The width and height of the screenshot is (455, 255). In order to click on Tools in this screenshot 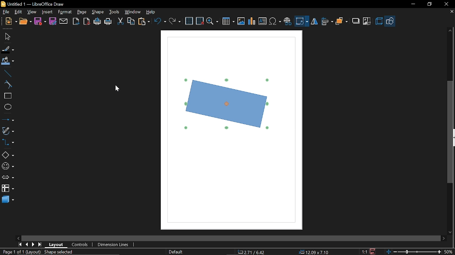, I will do `click(114, 12)`.